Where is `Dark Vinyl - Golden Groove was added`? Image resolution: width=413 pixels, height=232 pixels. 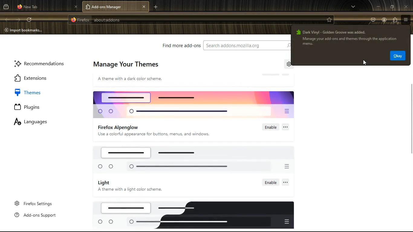
Dark Vinyl - Golden Groove was added is located at coordinates (330, 32).